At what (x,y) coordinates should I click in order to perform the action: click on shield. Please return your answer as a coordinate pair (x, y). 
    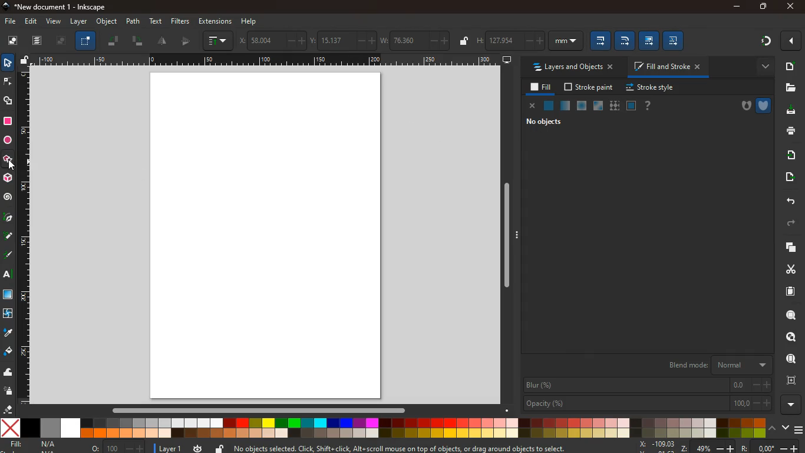
    Looking at the image, I should click on (764, 106).